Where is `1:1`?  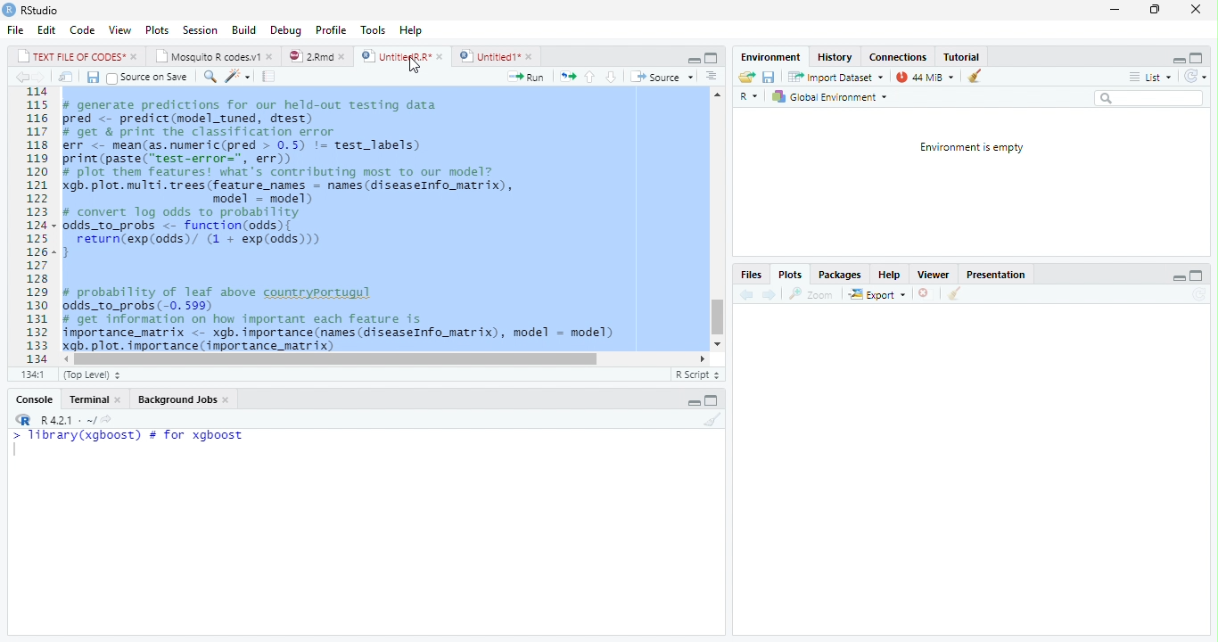 1:1 is located at coordinates (34, 374).